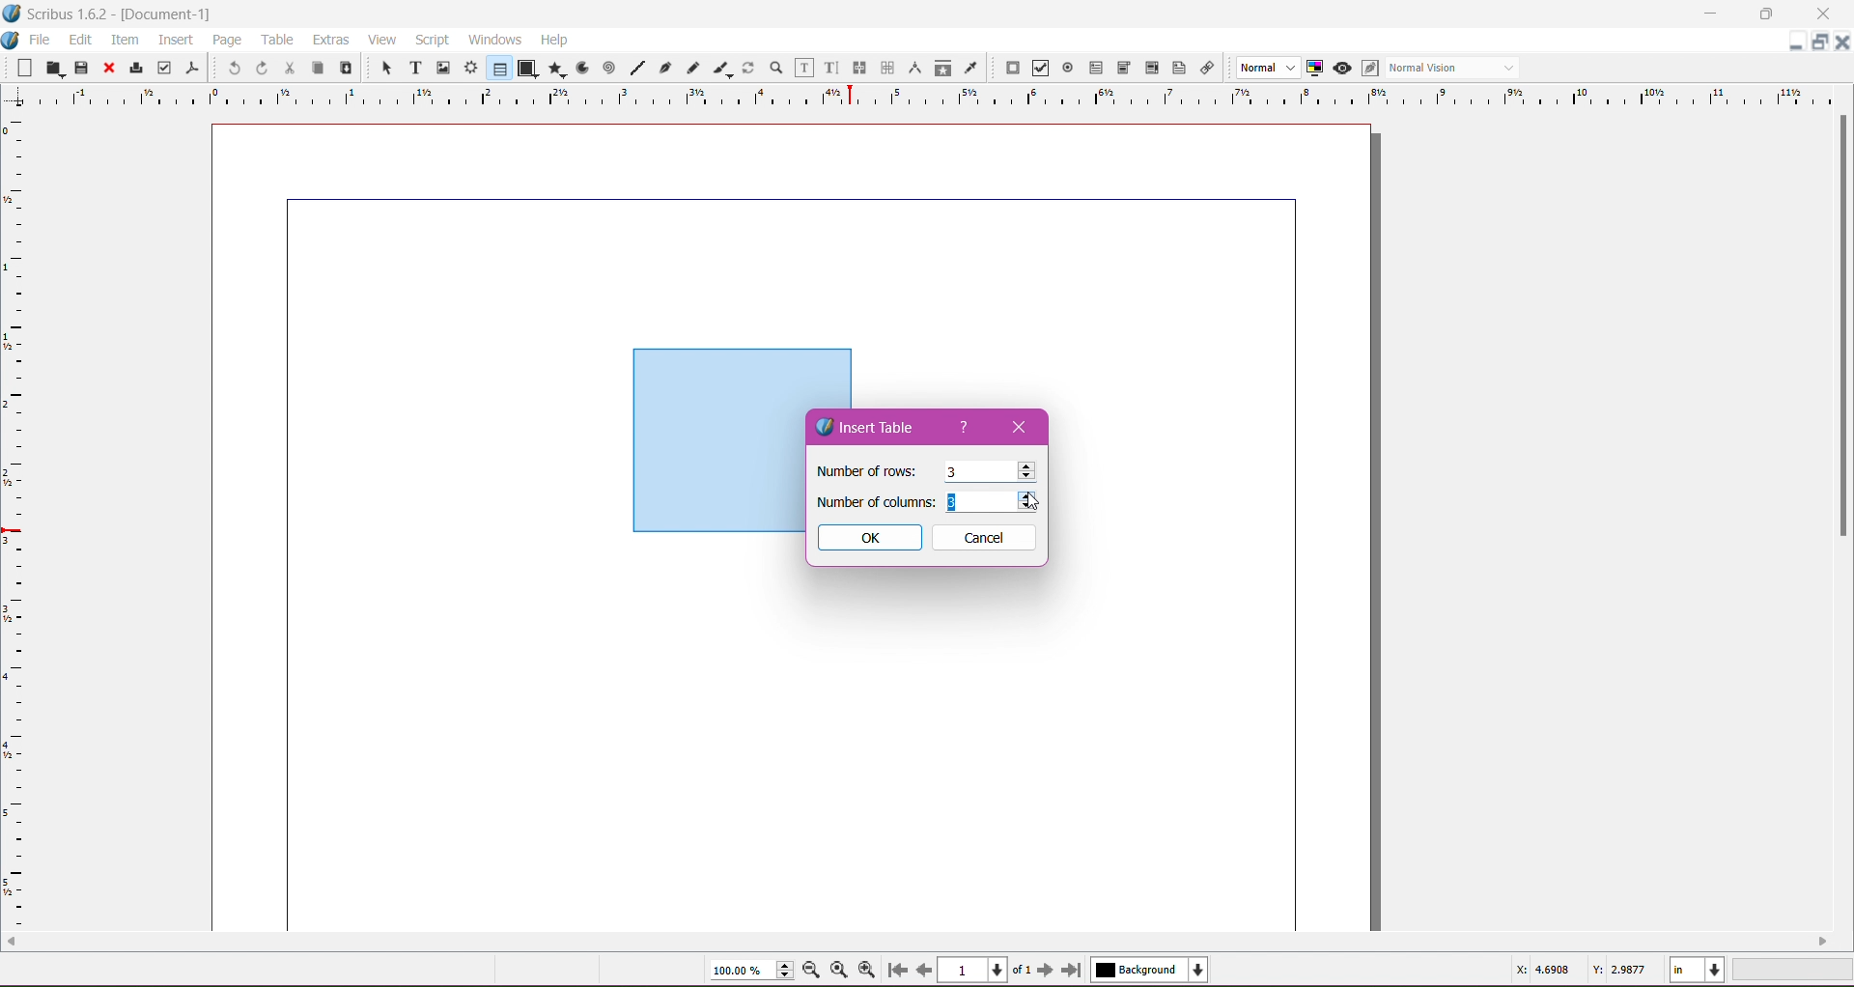  I want to click on New, so click(27, 67).